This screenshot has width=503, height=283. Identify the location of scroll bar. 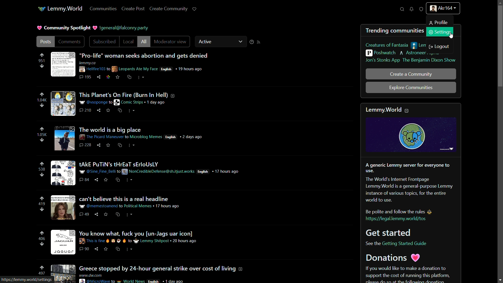
(500, 142).